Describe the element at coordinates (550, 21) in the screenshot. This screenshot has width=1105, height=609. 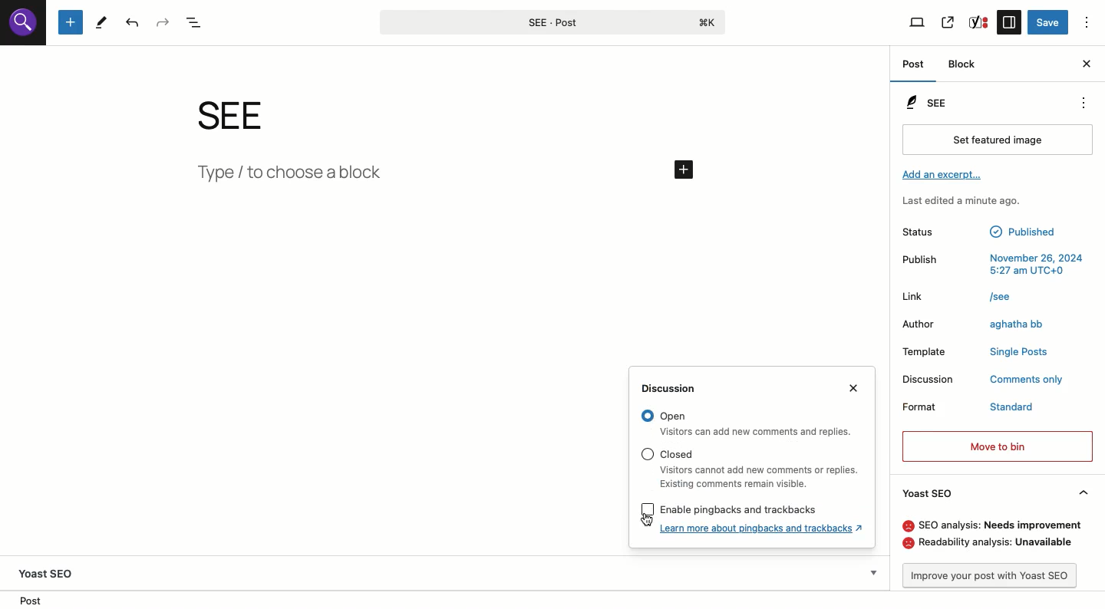
I see `SEE-Post` at that location.